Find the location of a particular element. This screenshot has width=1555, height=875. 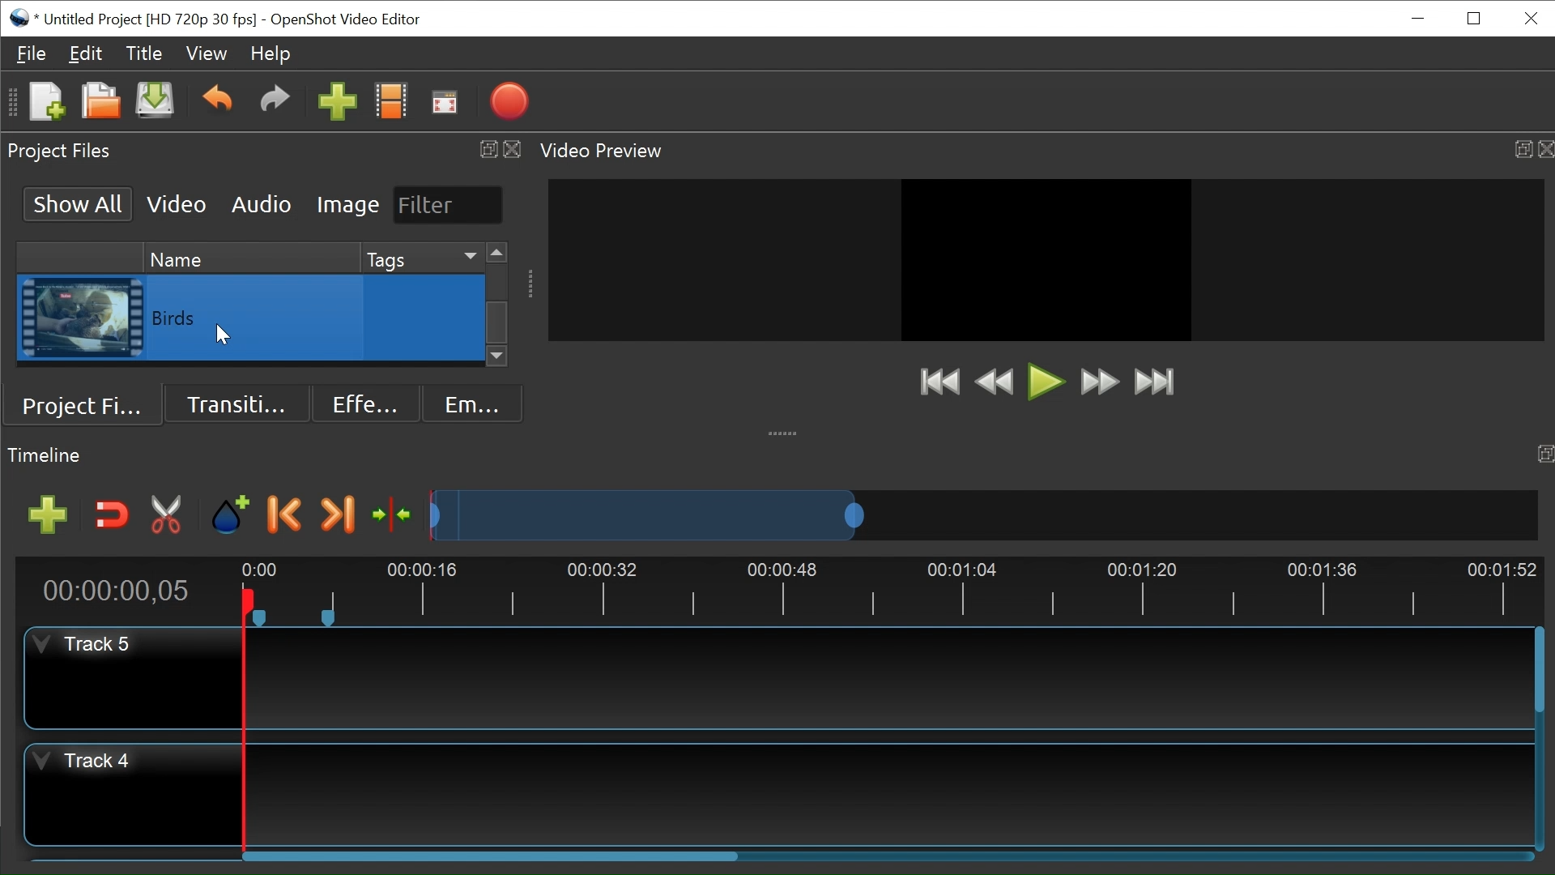

View is located at coordinates (207, 53).